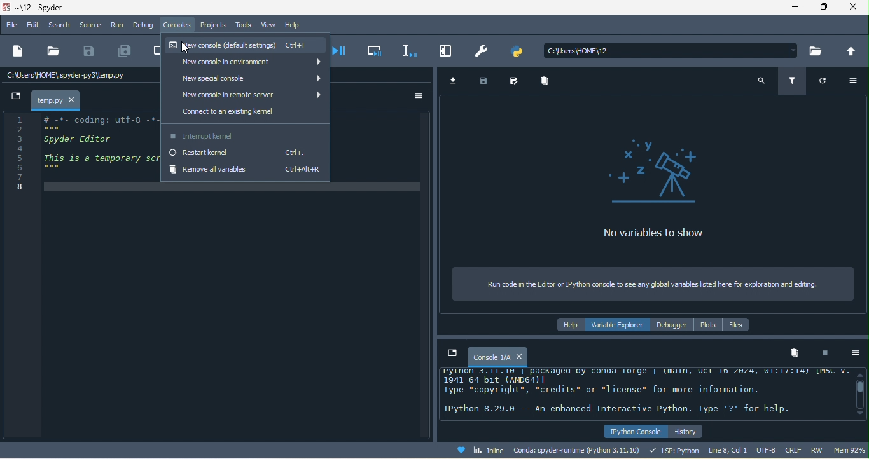  What do you see at coordinates (345, 53) in the screenshot?
I see `debug file` at bounding box center [345, 53].